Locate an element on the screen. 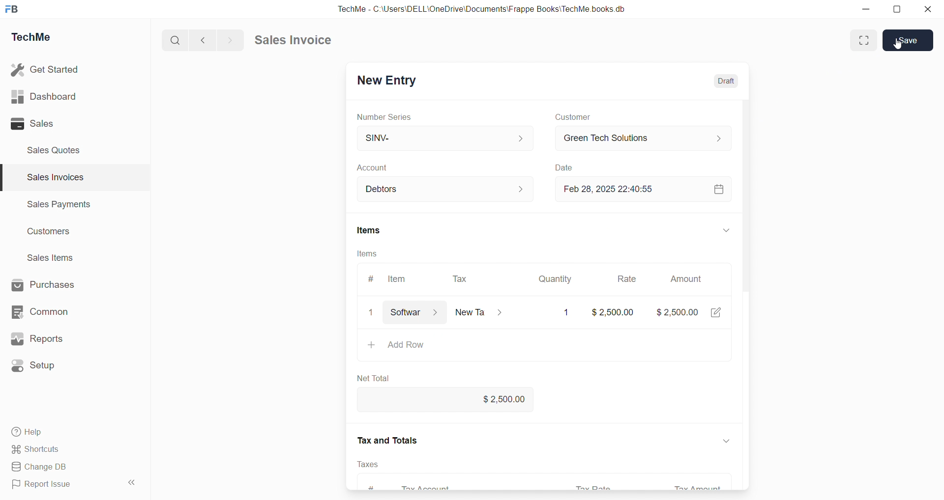 Image resolution: width=944 pixels, height=500 pixels. Quantity is located at coordinates (555, 279).